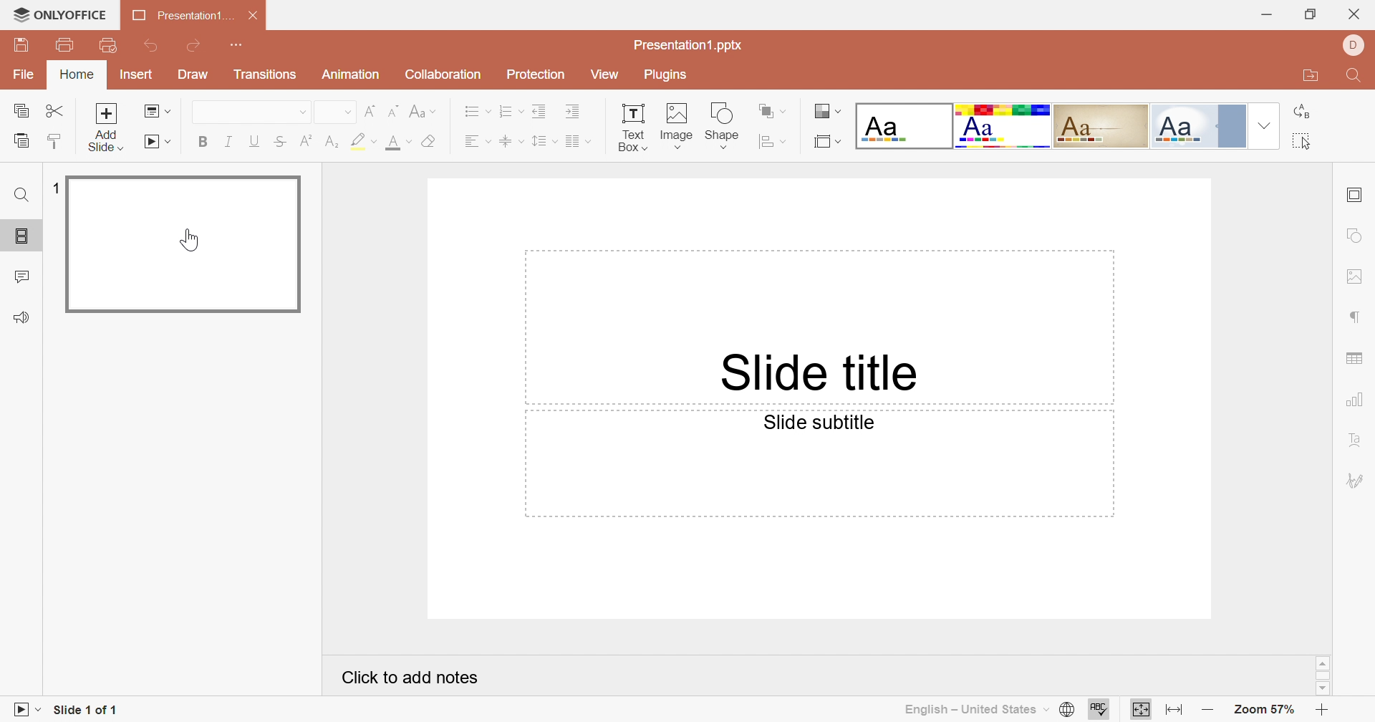  Describe the element at coordinates (346, 112) in the screenshot. I see `Drop Down` at that location.